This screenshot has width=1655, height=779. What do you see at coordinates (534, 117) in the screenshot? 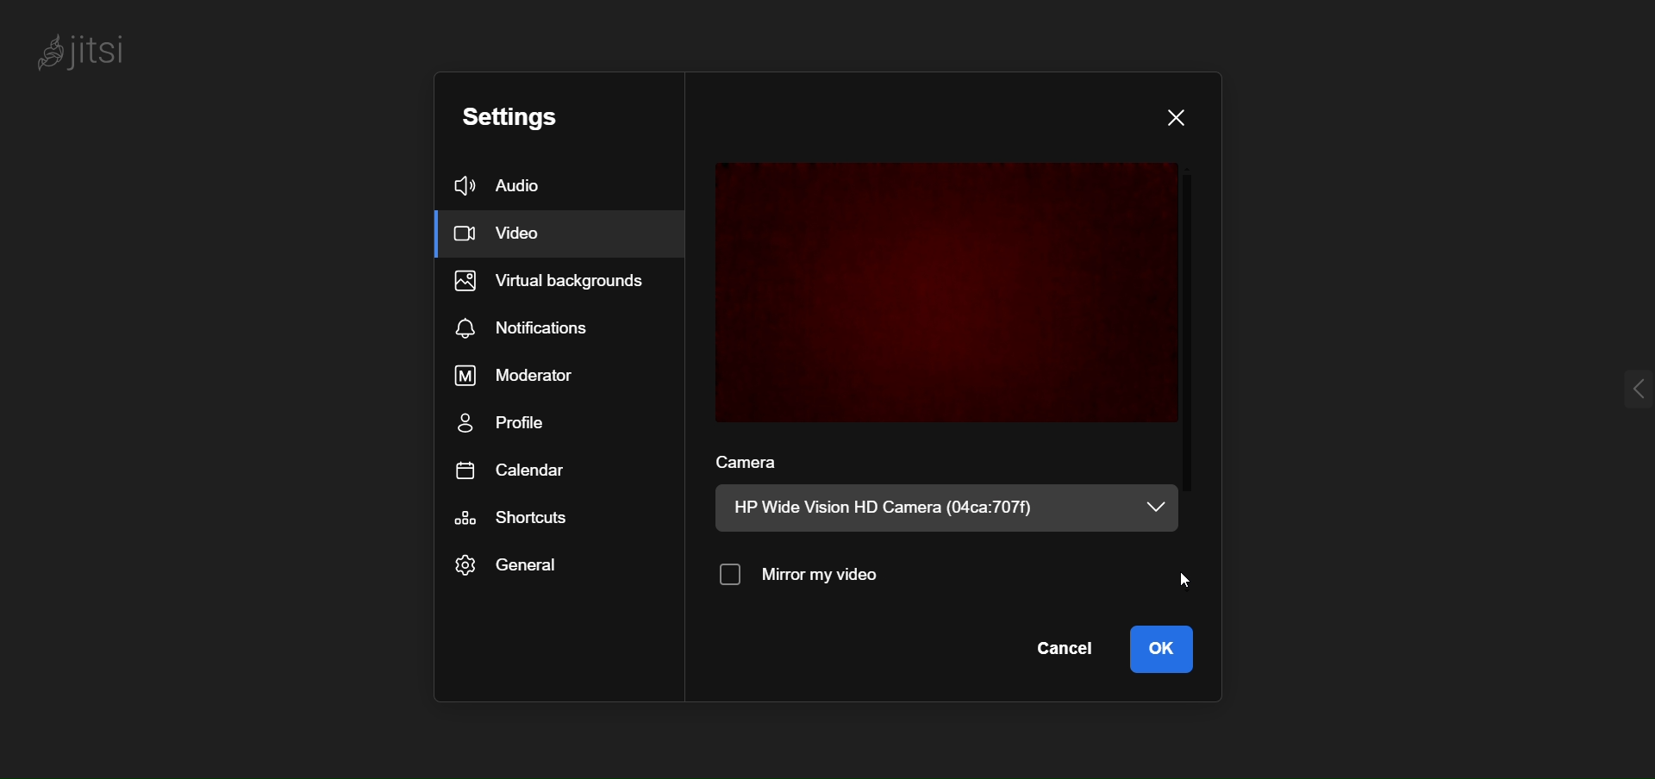
I see `setting` at bounding box center [534, 117].